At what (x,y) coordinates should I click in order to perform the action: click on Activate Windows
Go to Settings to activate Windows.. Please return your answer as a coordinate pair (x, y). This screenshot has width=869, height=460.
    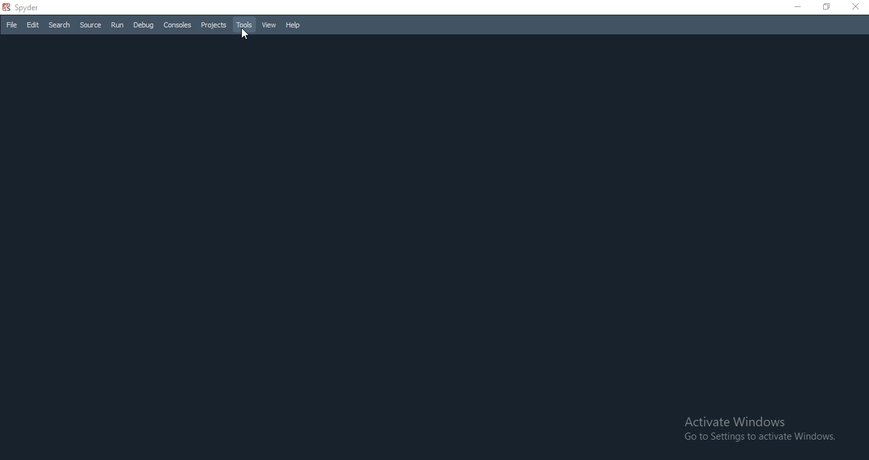
    Looking at the image, I should click on (757, 429).